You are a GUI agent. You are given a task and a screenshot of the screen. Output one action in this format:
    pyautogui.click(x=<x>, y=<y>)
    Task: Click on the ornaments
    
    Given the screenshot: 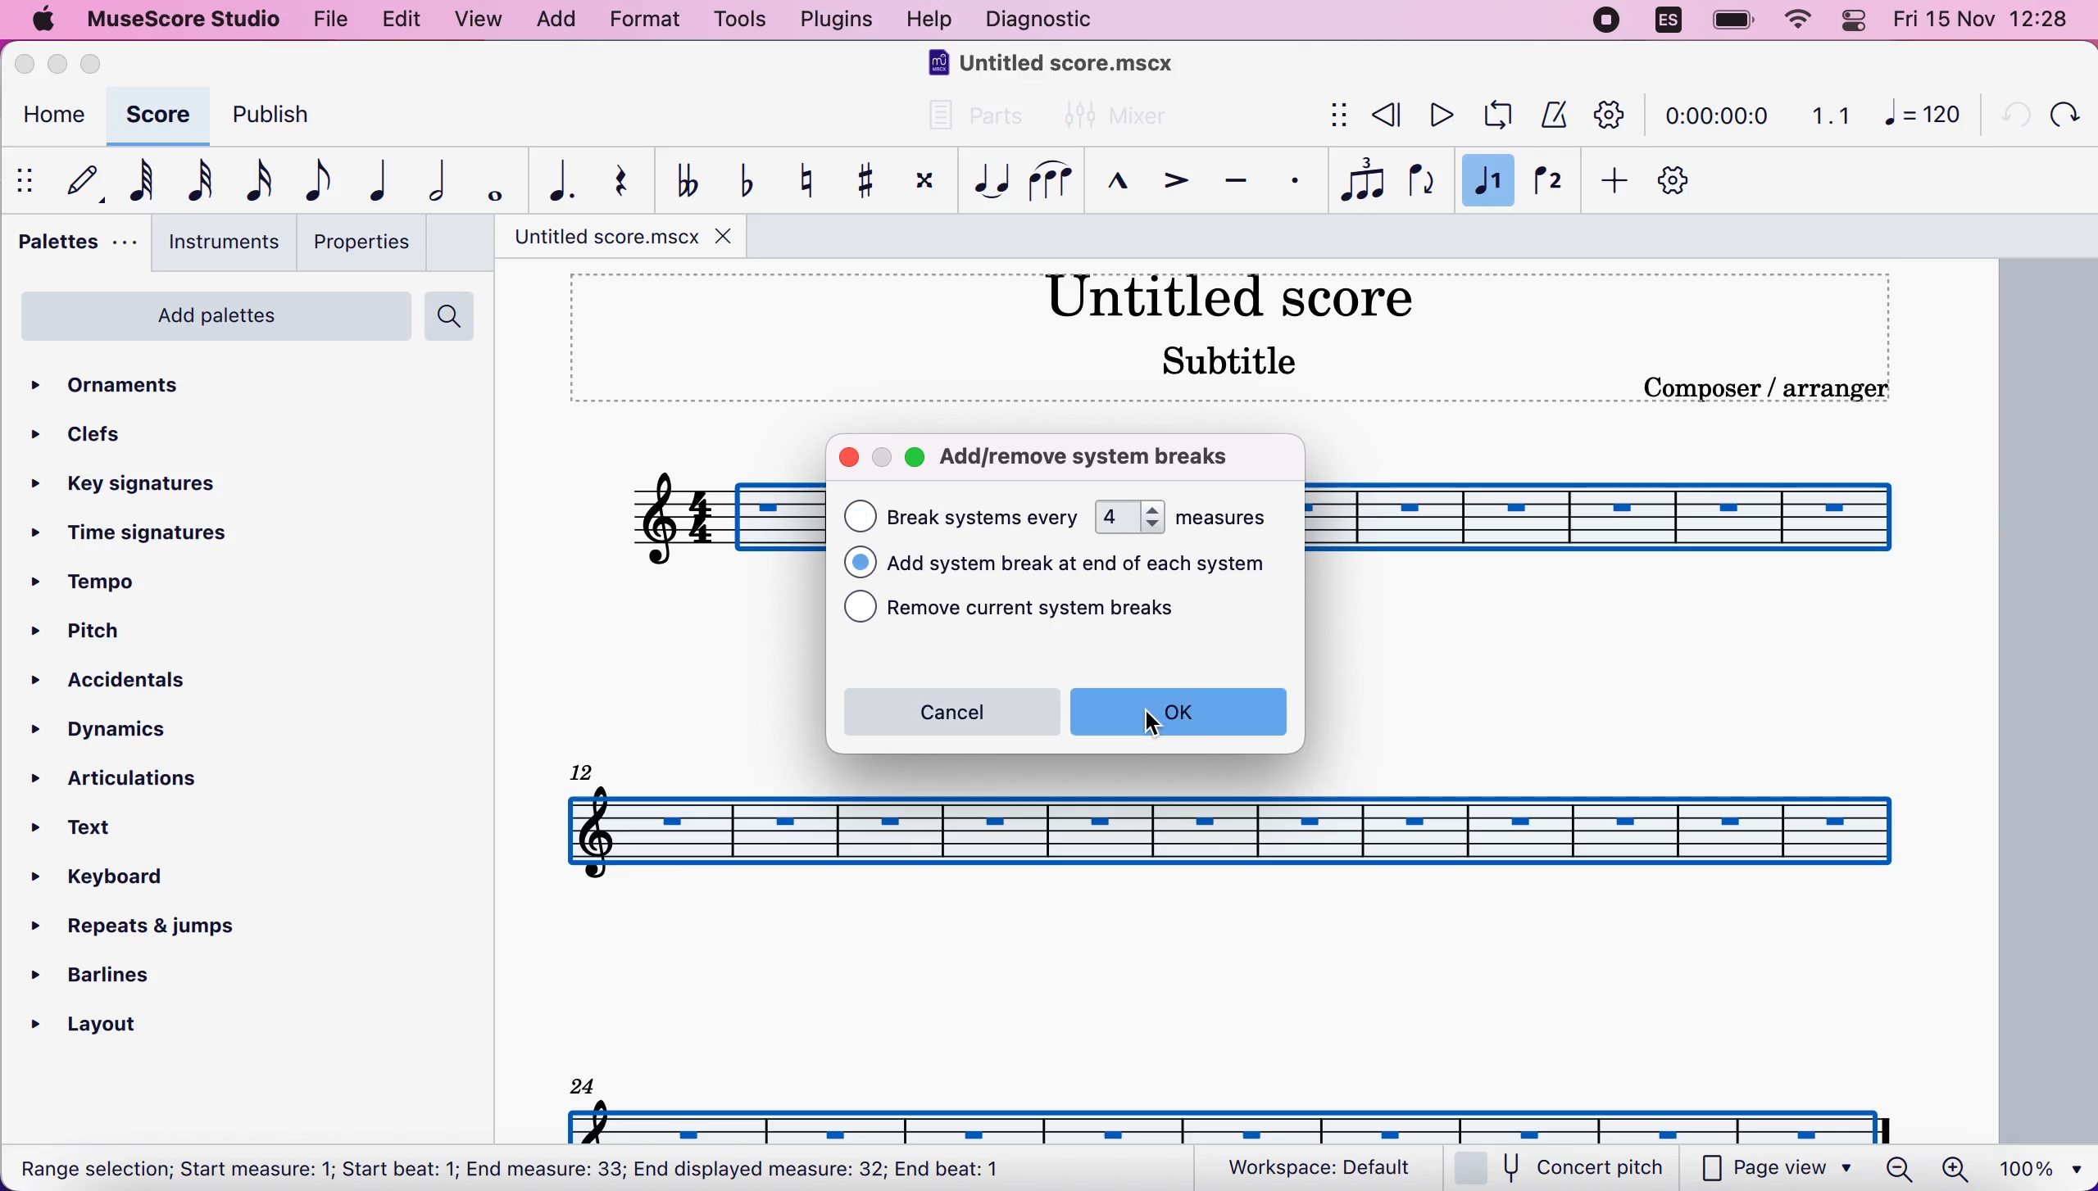 What is the action you would take?
    pyautogui.click(x=134, y=387)
    